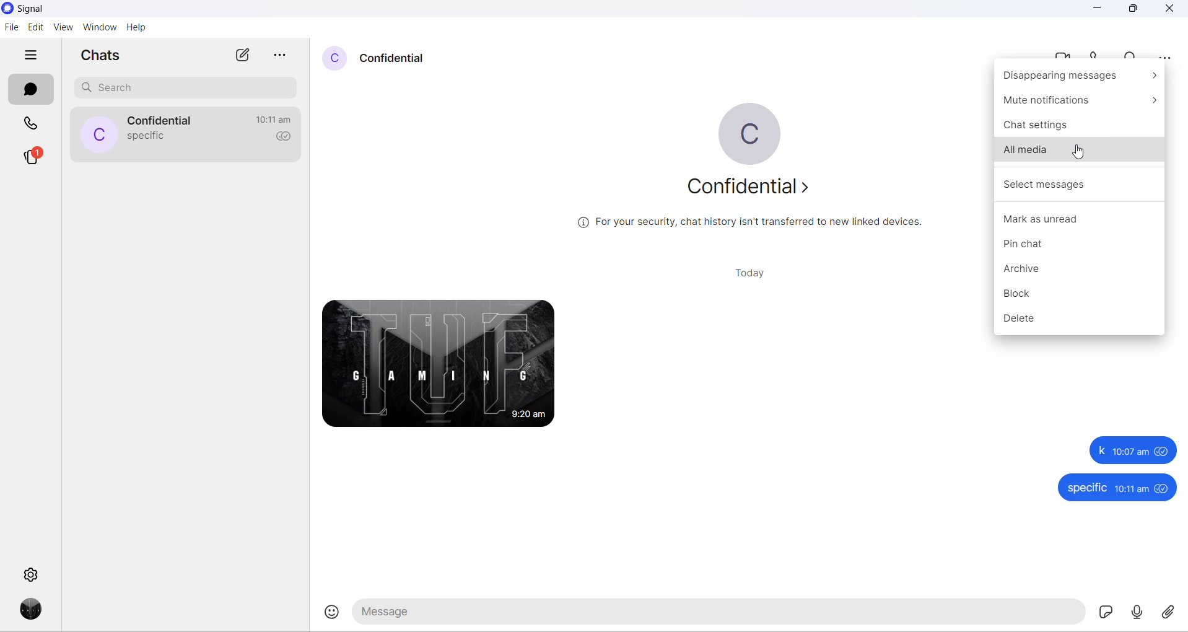 This screenshot has height=632, width=1188. What do you see at coordinates (33, 610) in the screenshot?
I see `profile` at bounding box center [33, 610].